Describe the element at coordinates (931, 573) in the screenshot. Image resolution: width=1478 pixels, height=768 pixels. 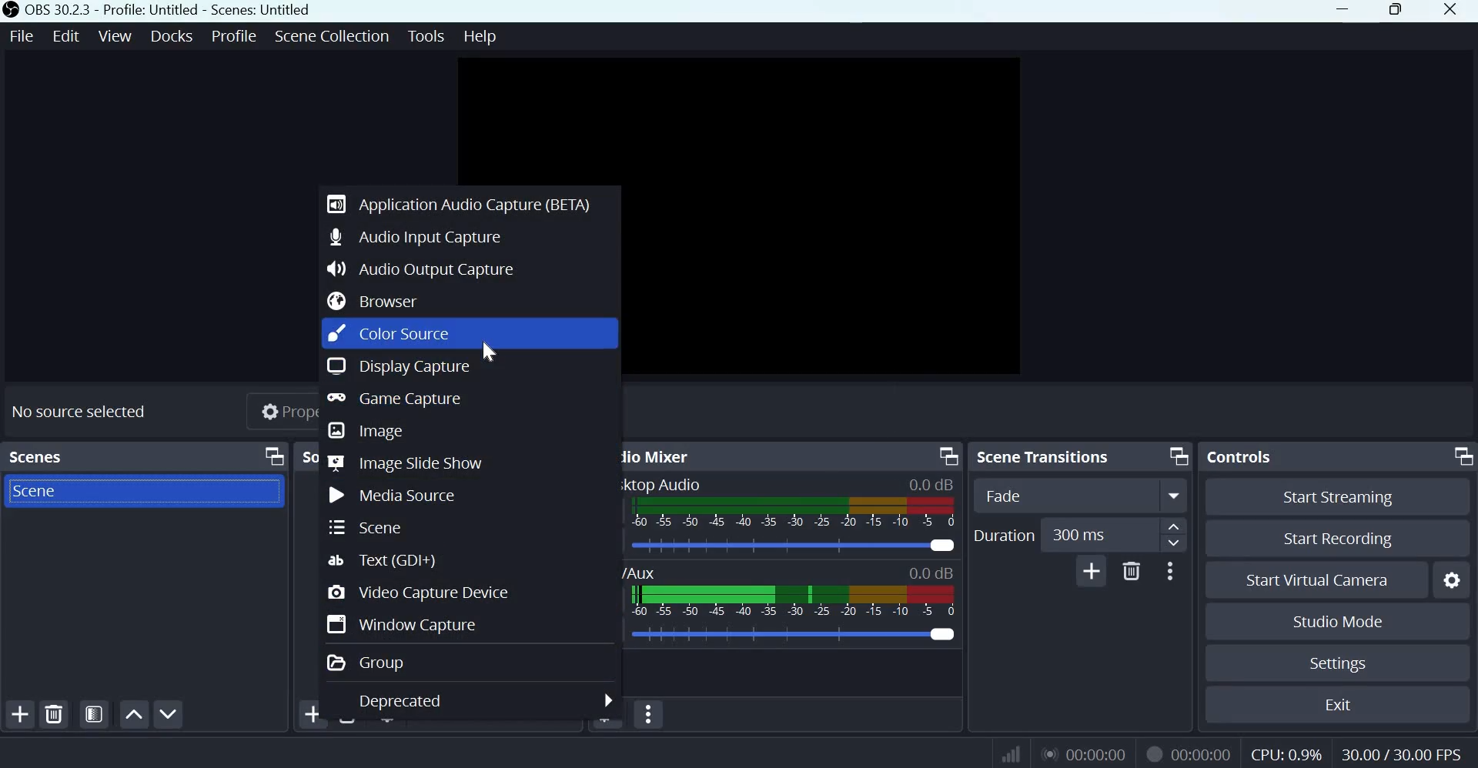
I see `Audio Level Indicator` at that location.